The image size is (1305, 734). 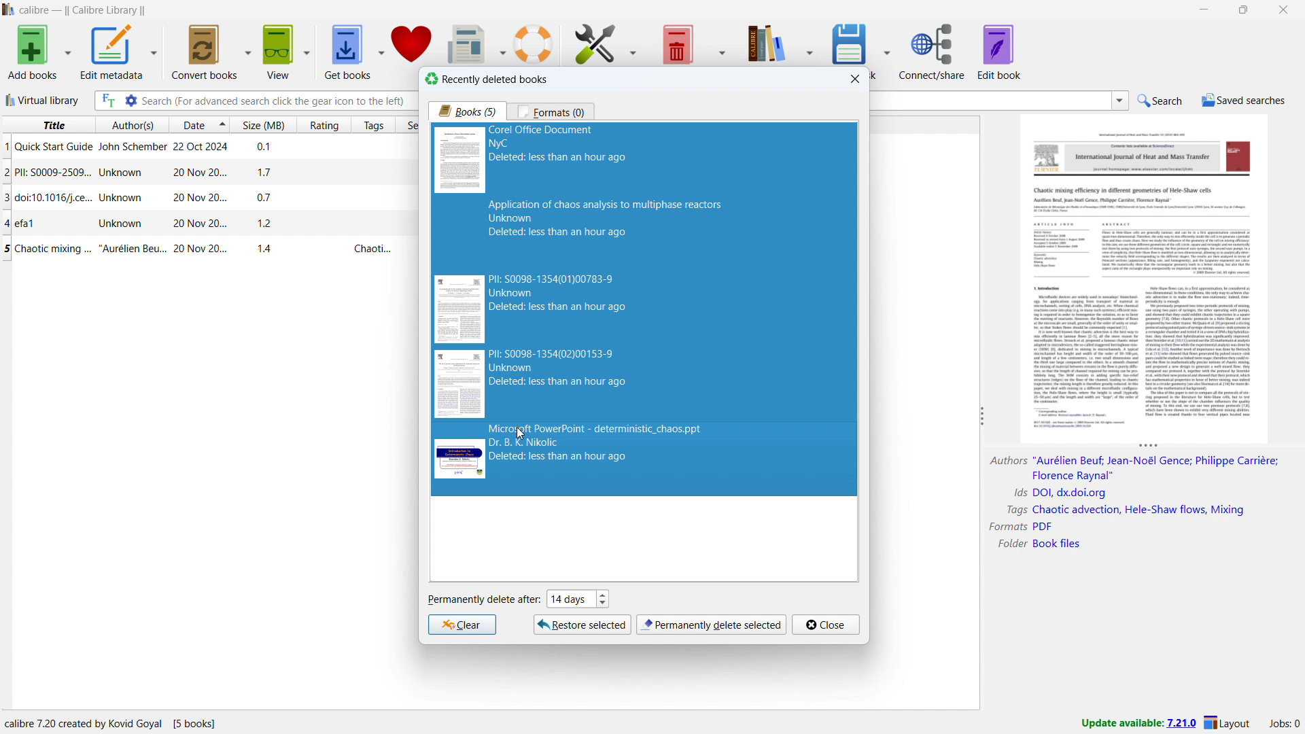 What do you see at coordinates (203, 173) in the screenshot?
I see `single book entry` at bounding box center [203, 173].